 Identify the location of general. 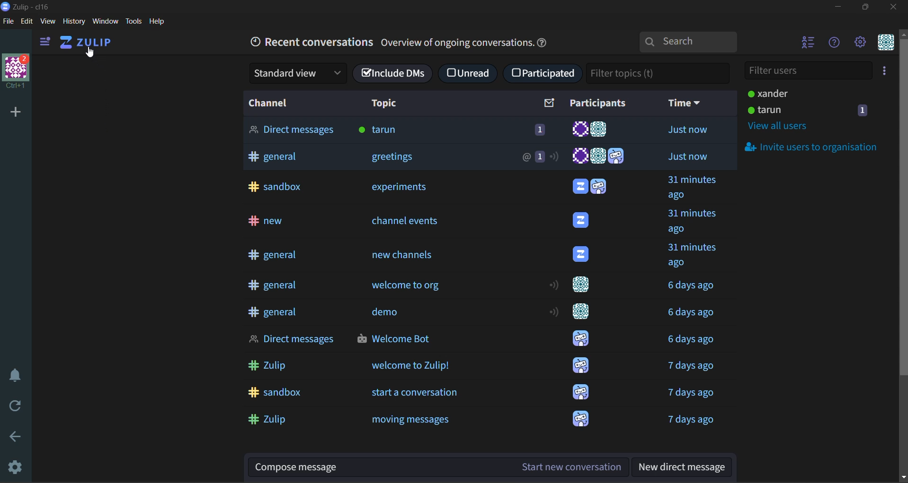
(275, 285).